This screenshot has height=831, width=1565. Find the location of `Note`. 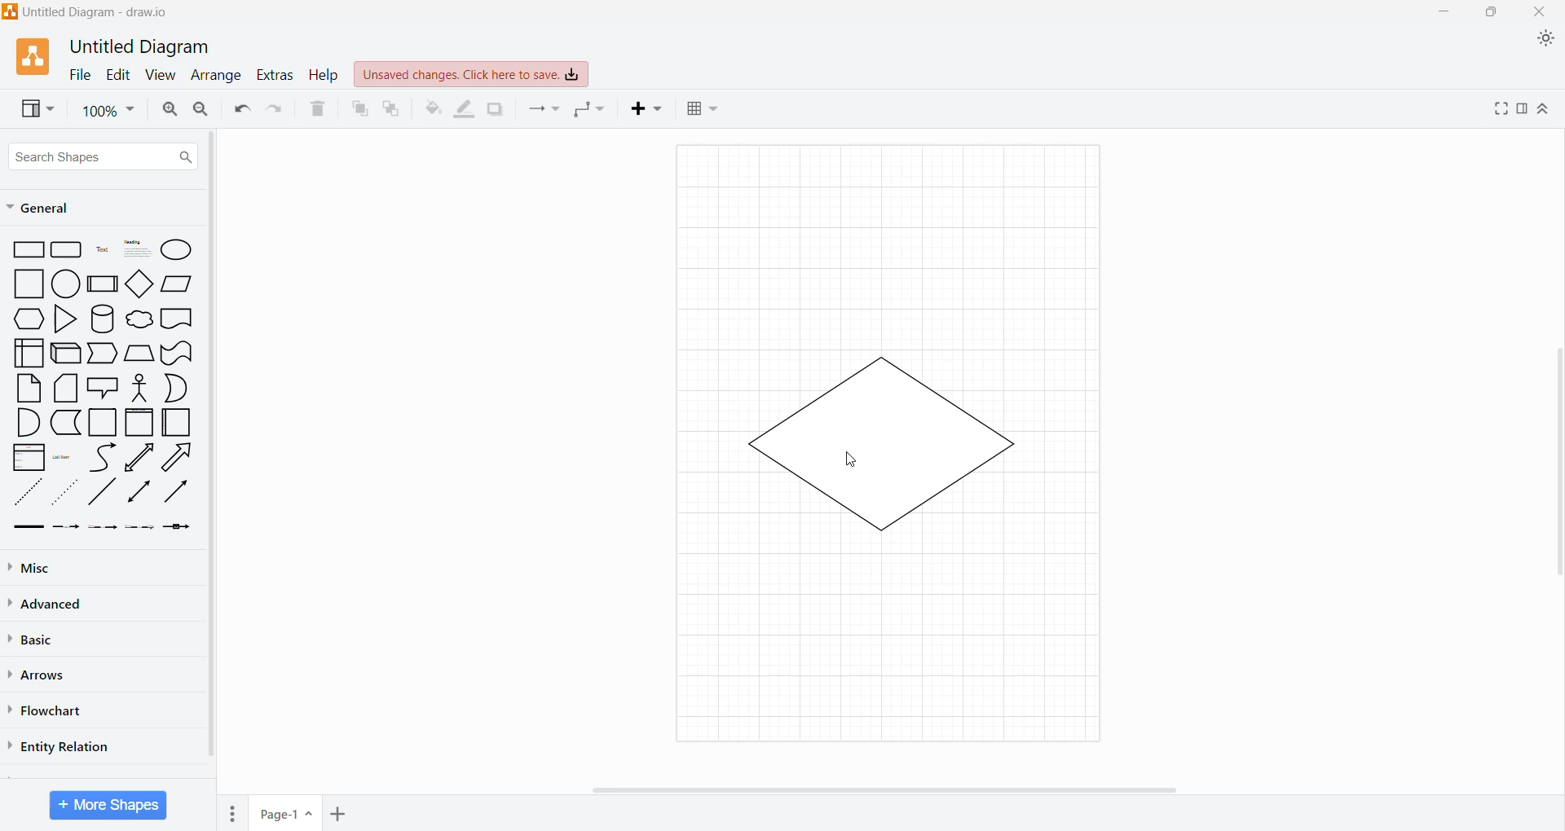

Note is located at coordinates (29, 388).